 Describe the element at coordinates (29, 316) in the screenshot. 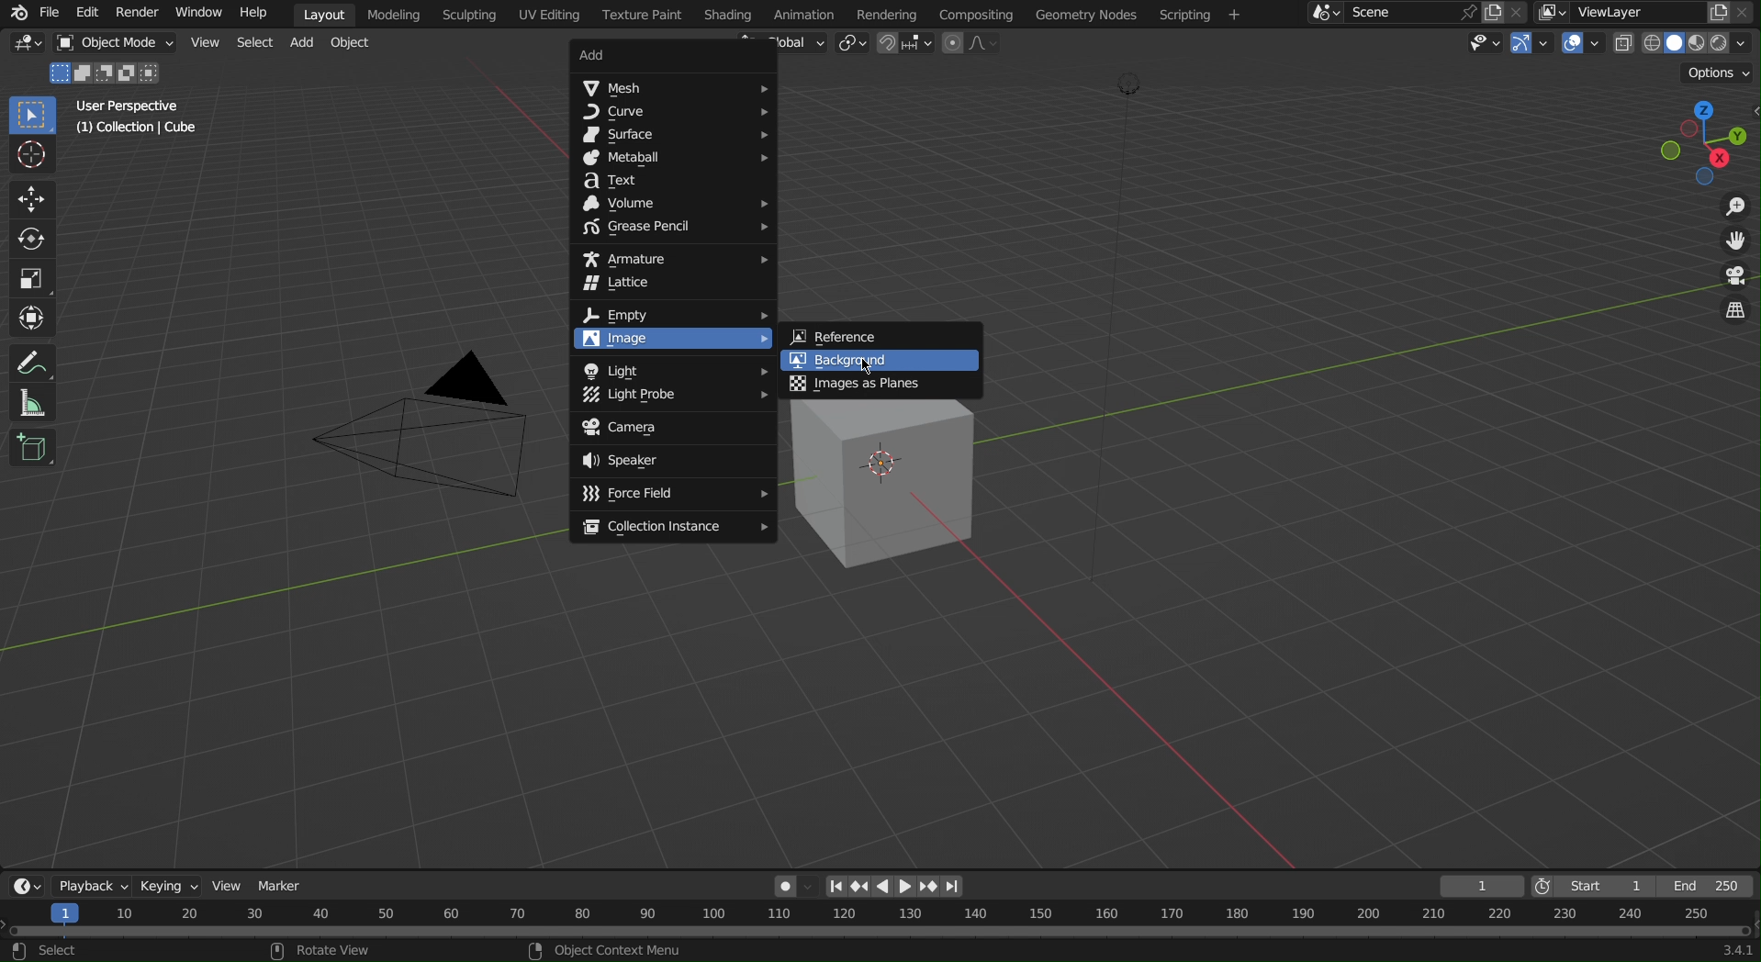

I see `Transform` at that location.